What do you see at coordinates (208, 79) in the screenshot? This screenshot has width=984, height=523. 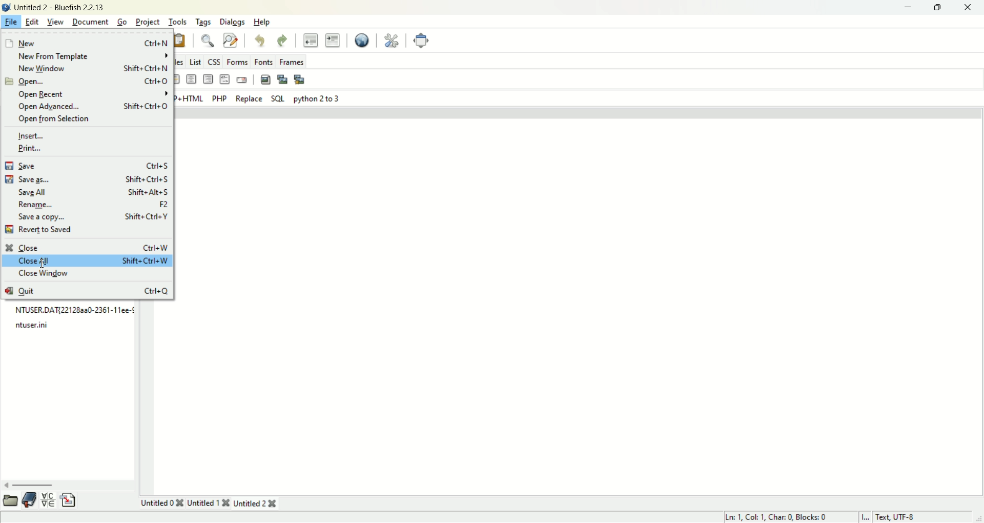 I see `right justify` at bounding box center [208, 79].